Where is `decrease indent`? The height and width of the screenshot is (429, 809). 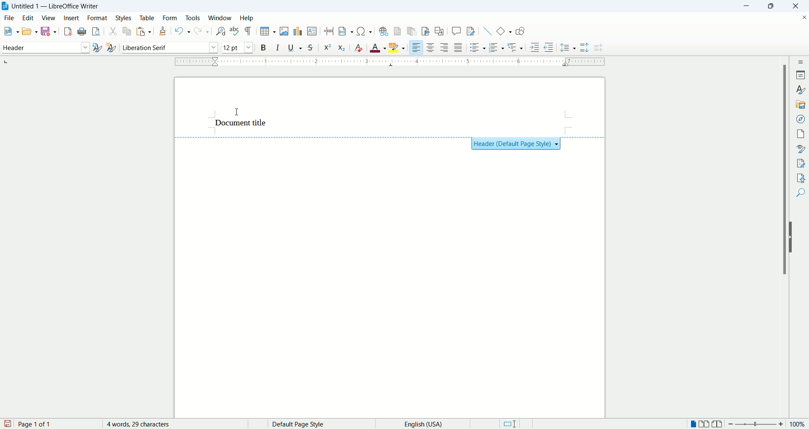
decrease indent is located at coordinates (549, 48).